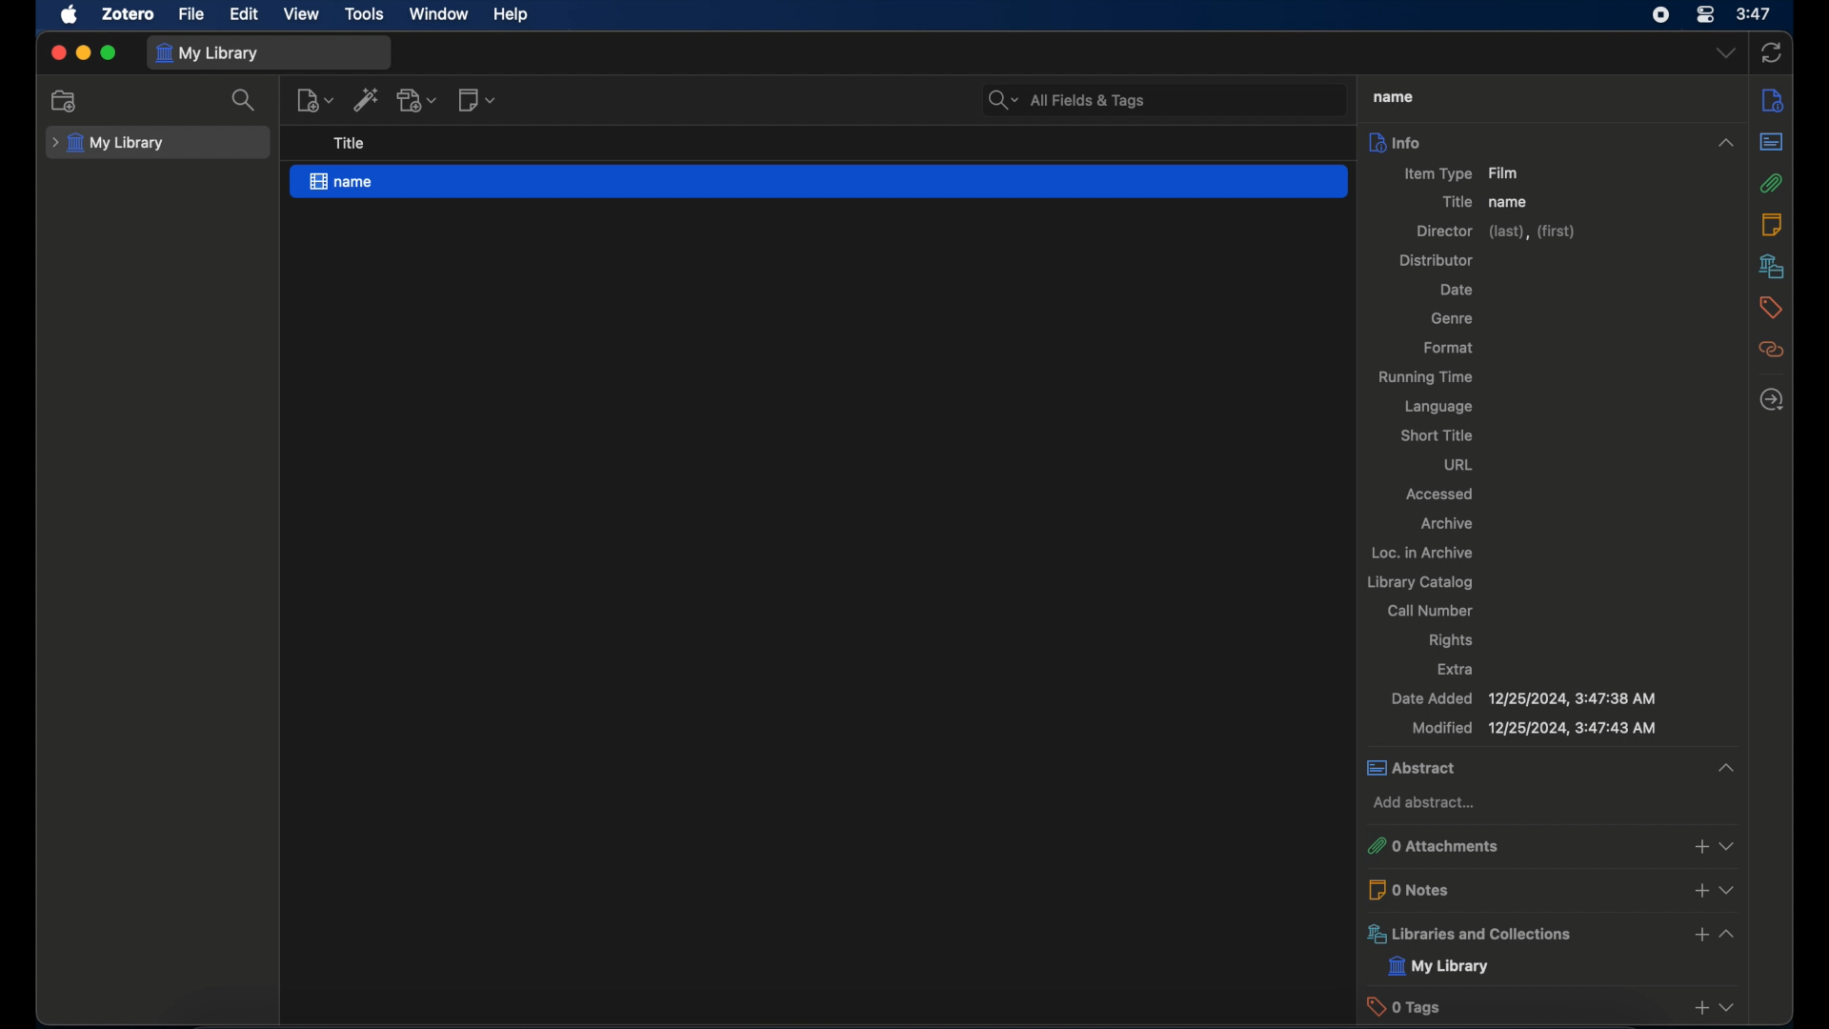 Image resolution: width=1829 pixels, height=1029 pixels. I want to click on title, so click(1456, 202).